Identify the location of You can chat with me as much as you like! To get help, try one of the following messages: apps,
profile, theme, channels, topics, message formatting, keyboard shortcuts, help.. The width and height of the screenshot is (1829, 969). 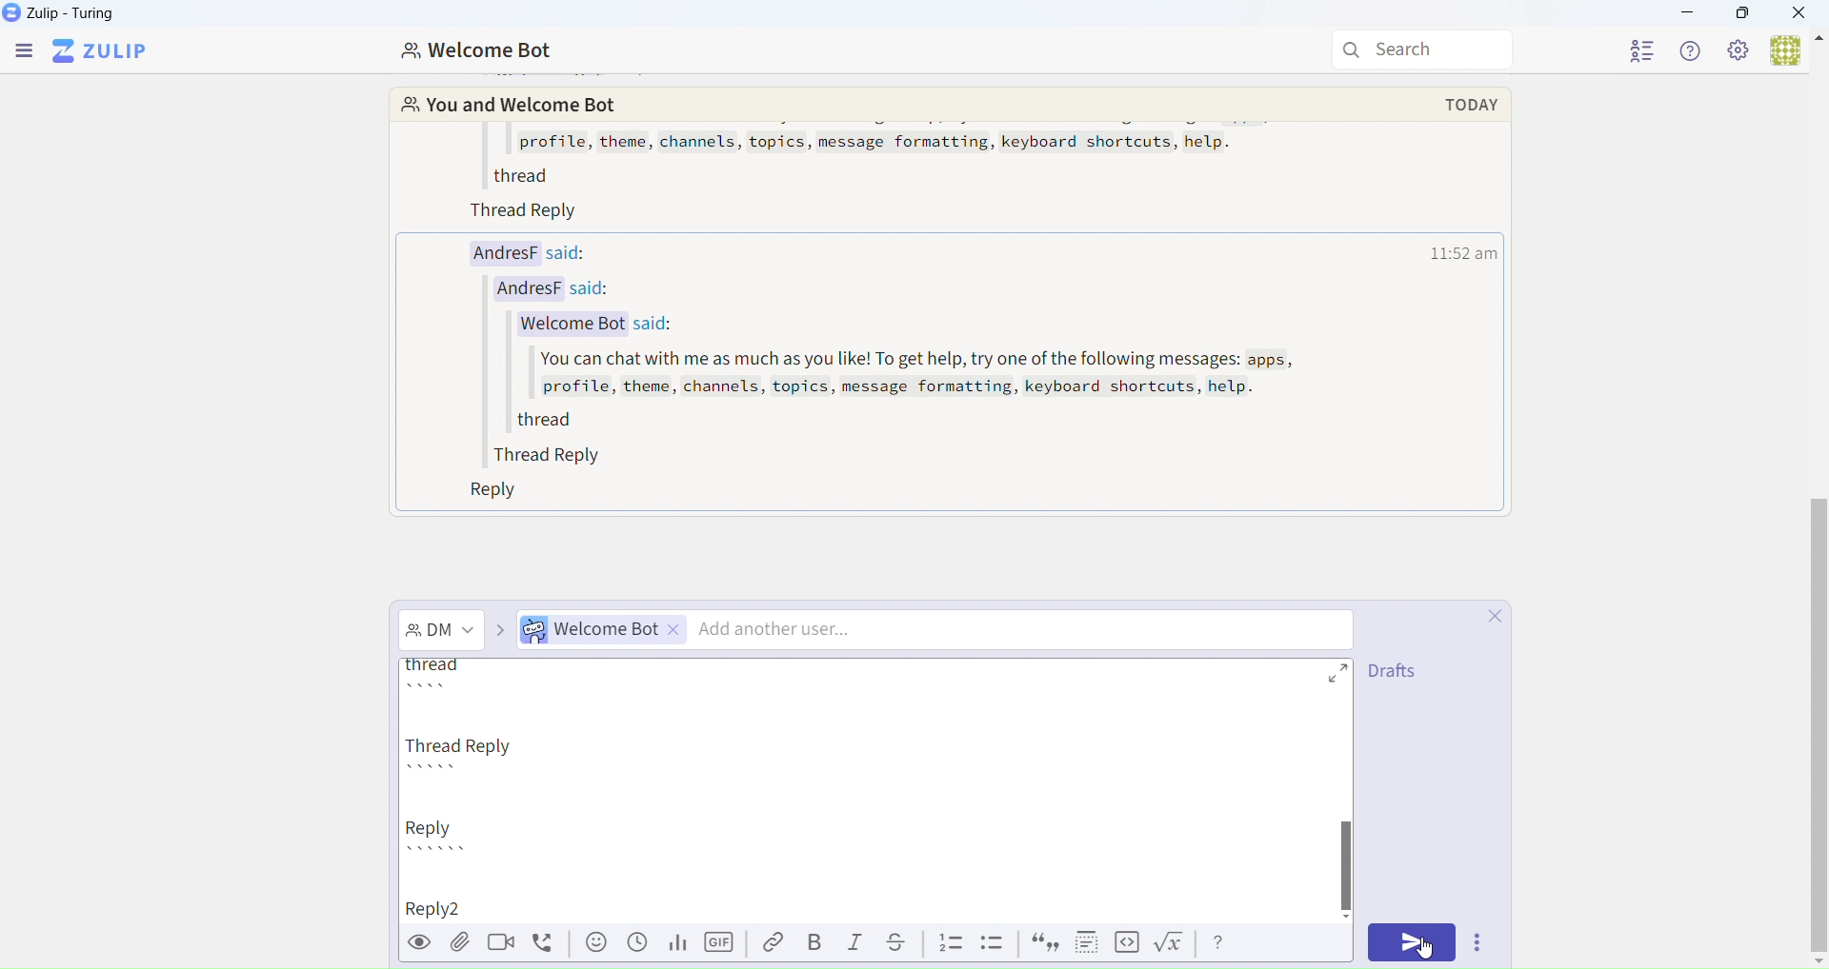
(914, 375).